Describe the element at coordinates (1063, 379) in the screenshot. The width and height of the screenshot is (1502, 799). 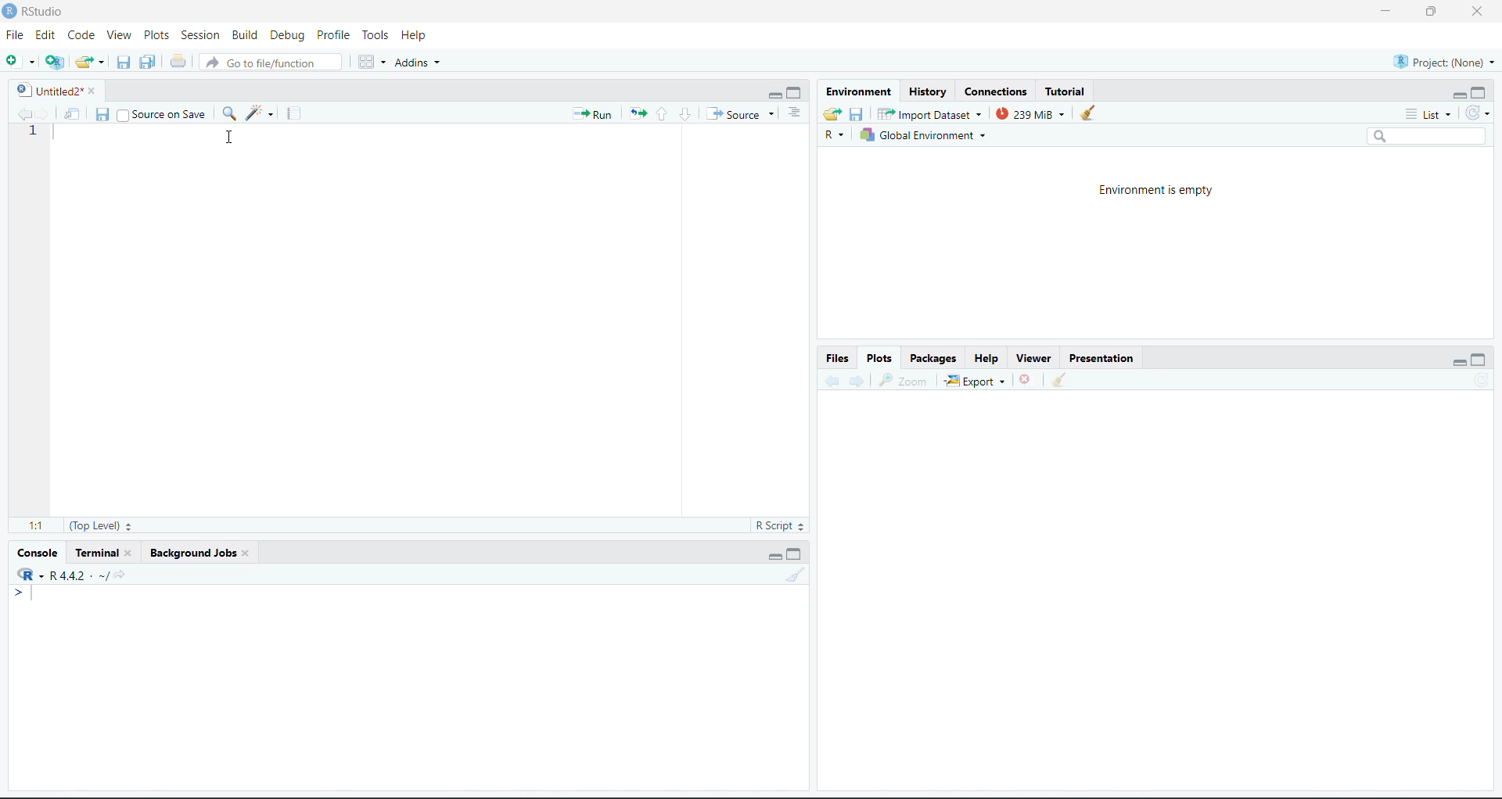
I see `Clear console (Ctrl +L)` at that location.